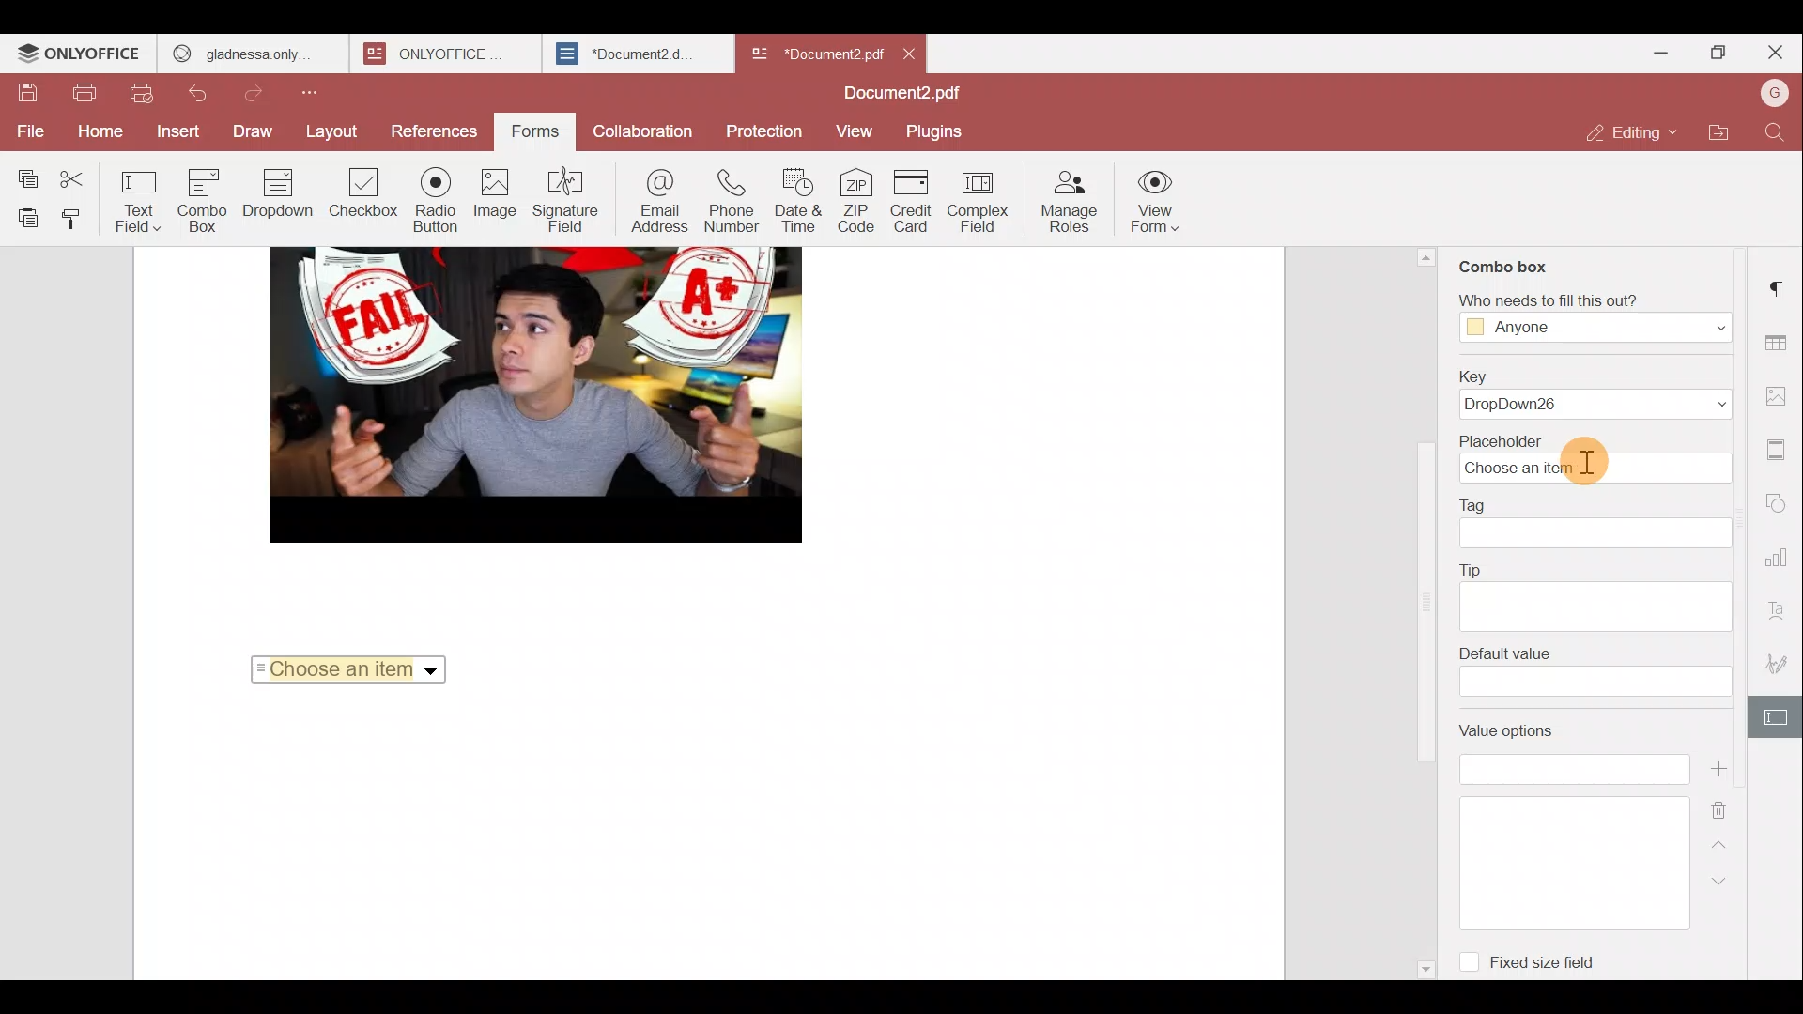  Describe the element at coordinates (1629, 134) in the screenshot. I see `Editing mode` at that location.